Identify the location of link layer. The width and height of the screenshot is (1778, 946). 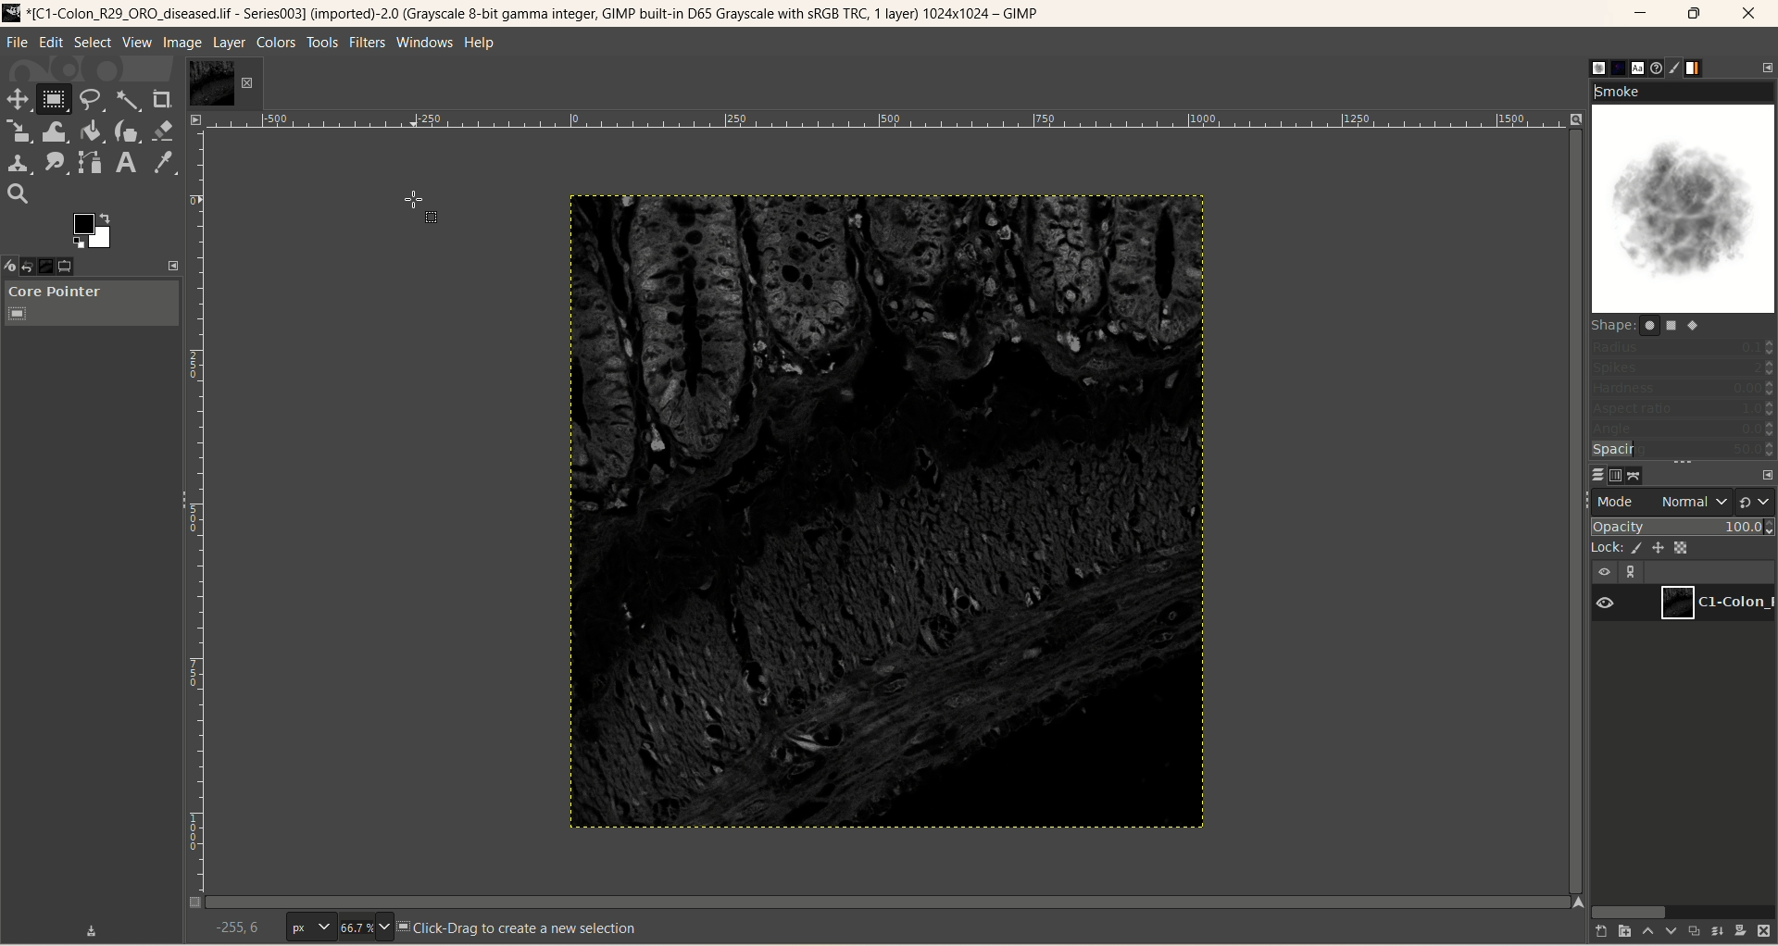
(1632, 574).